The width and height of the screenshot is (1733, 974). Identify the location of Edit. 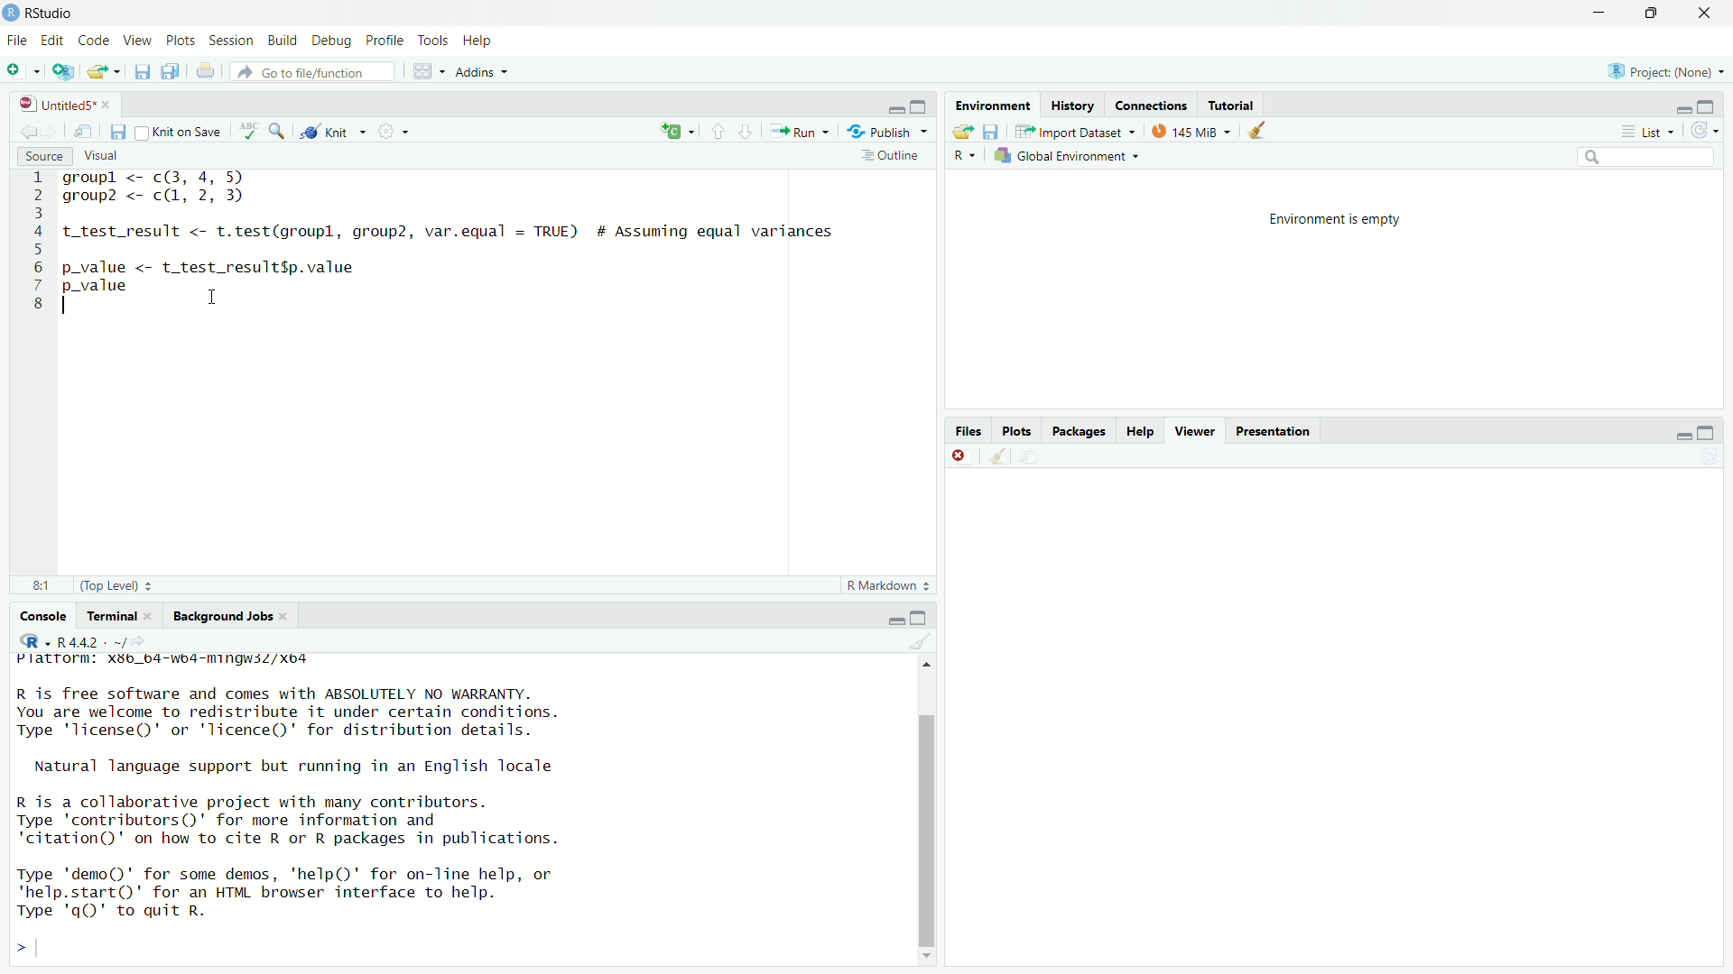
(55, 40).